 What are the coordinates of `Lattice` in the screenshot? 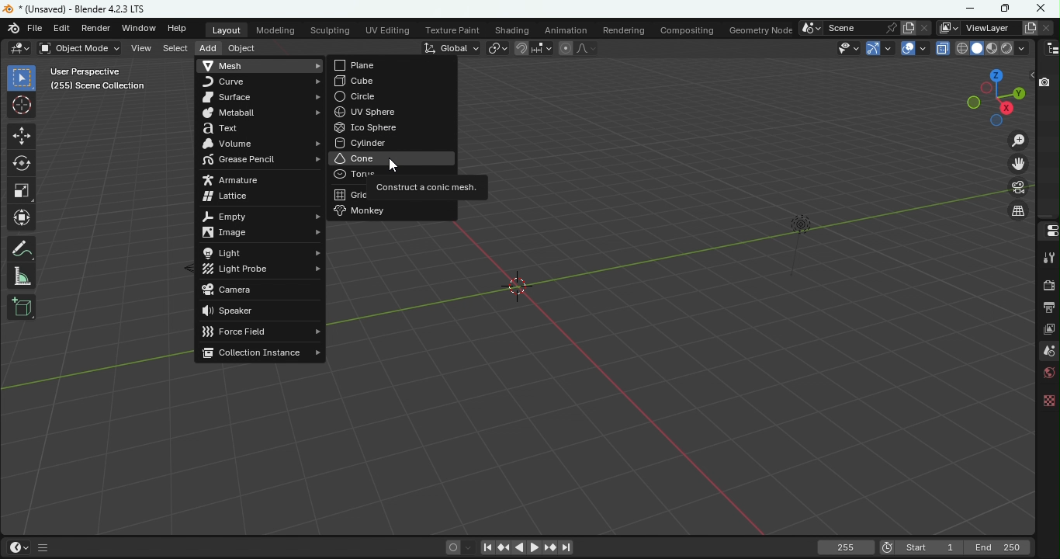 It's located at (261, 197).